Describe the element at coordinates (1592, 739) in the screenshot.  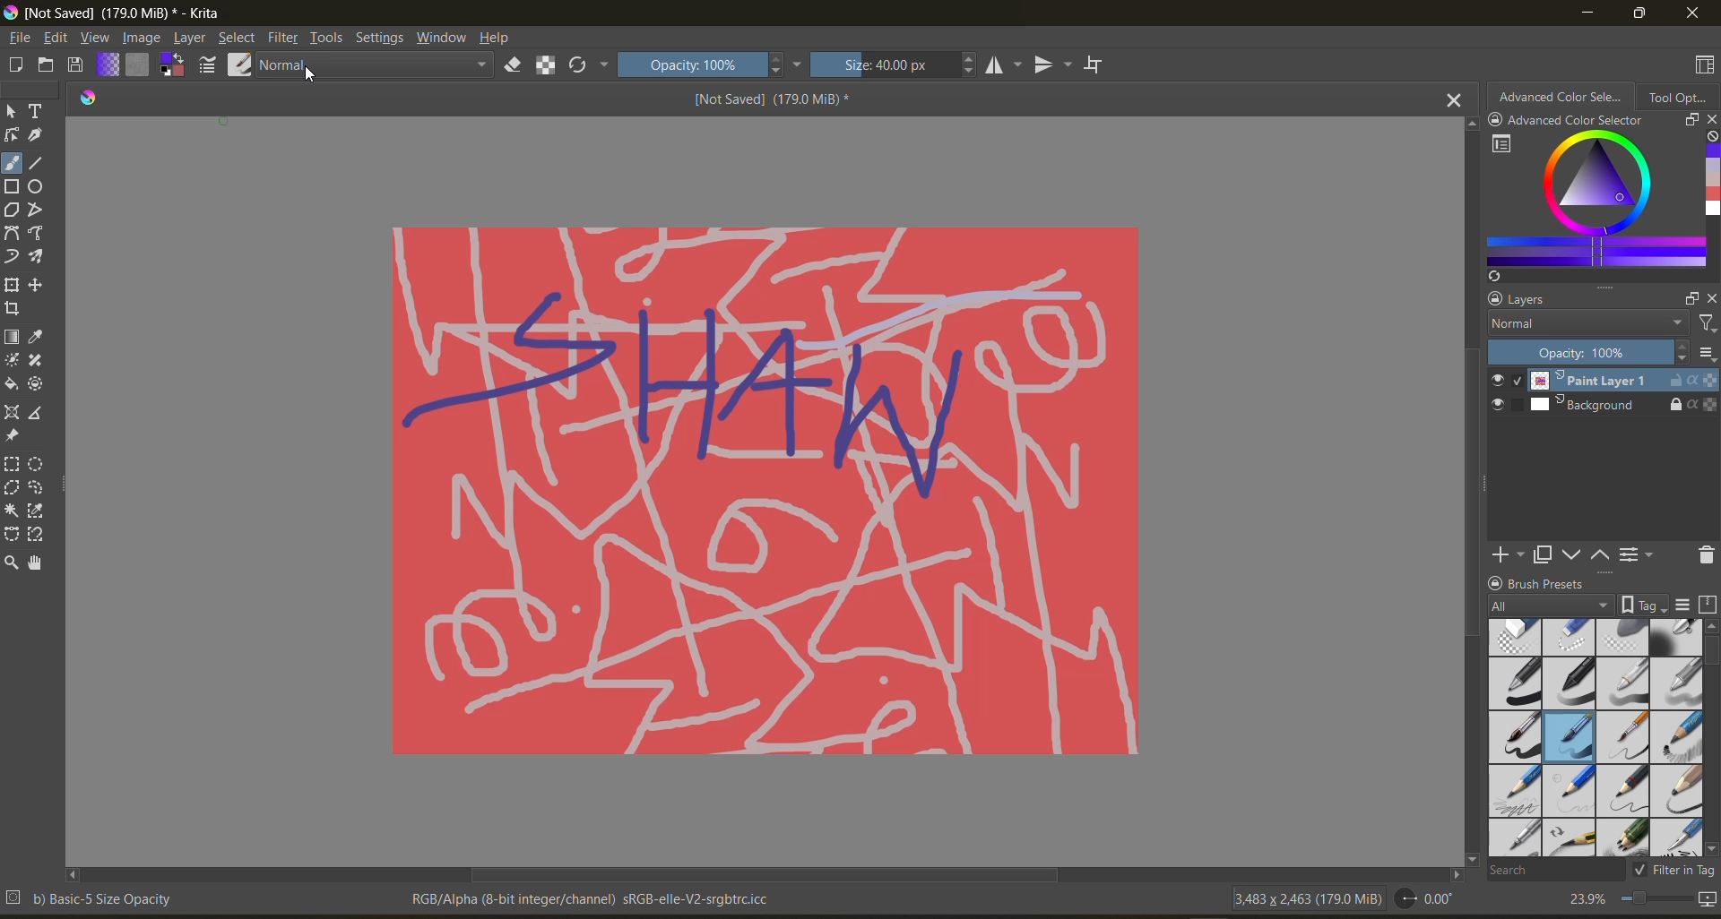
I see `brush presets` at that location.